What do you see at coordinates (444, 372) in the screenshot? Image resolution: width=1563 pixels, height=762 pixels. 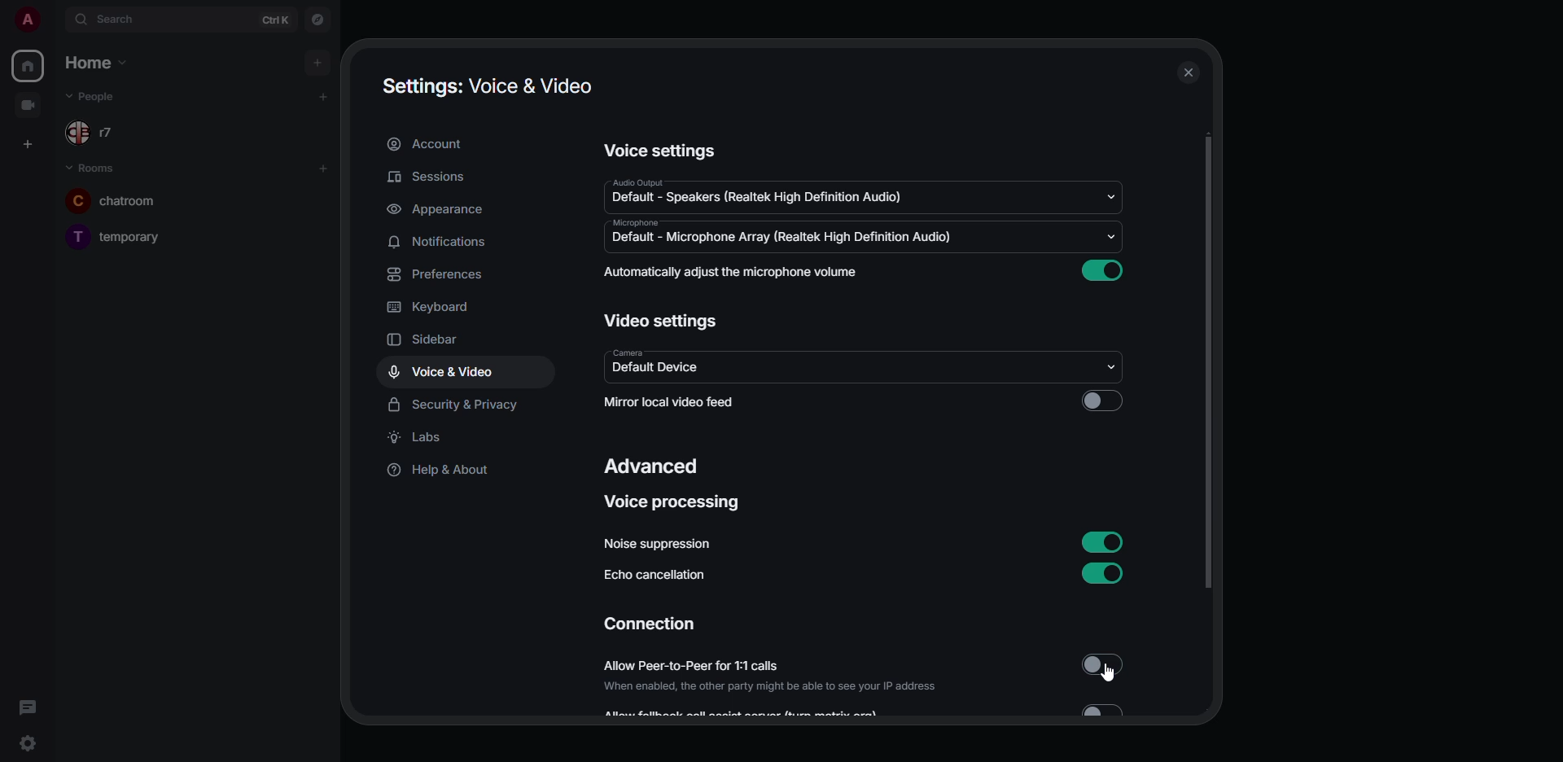 I see `voice & video` at bounding box center [444, 372].